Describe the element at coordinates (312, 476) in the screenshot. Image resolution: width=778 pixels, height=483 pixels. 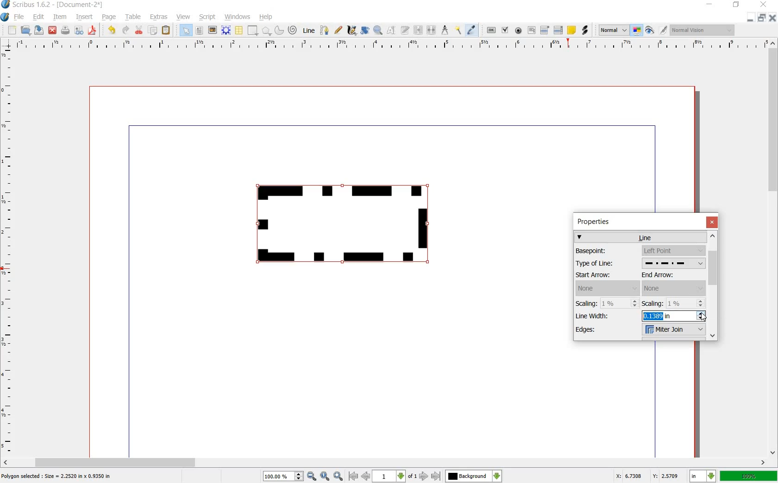
I see `zoom out` at that location.